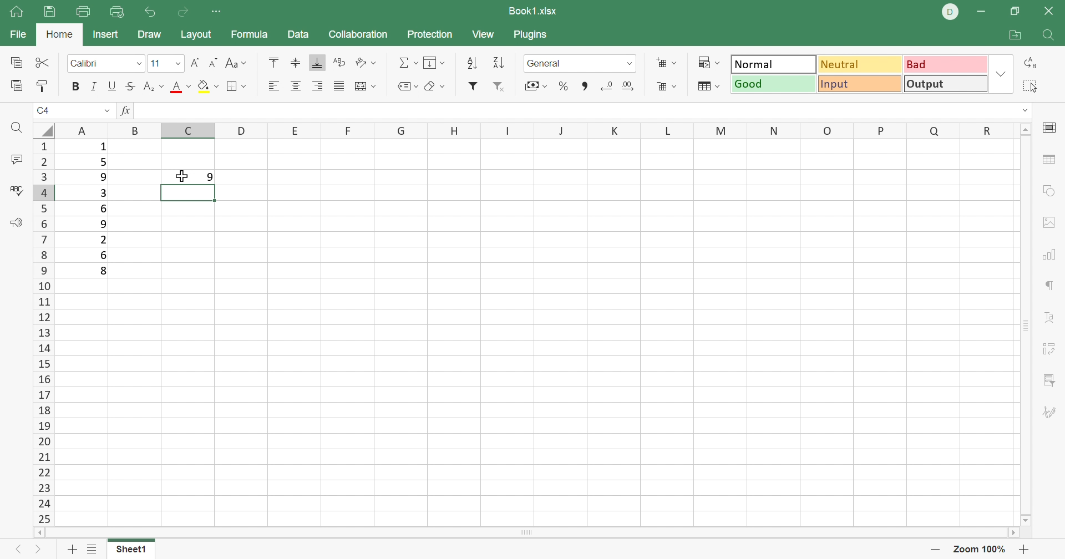  I want to click on Protection, so click(432, 35).